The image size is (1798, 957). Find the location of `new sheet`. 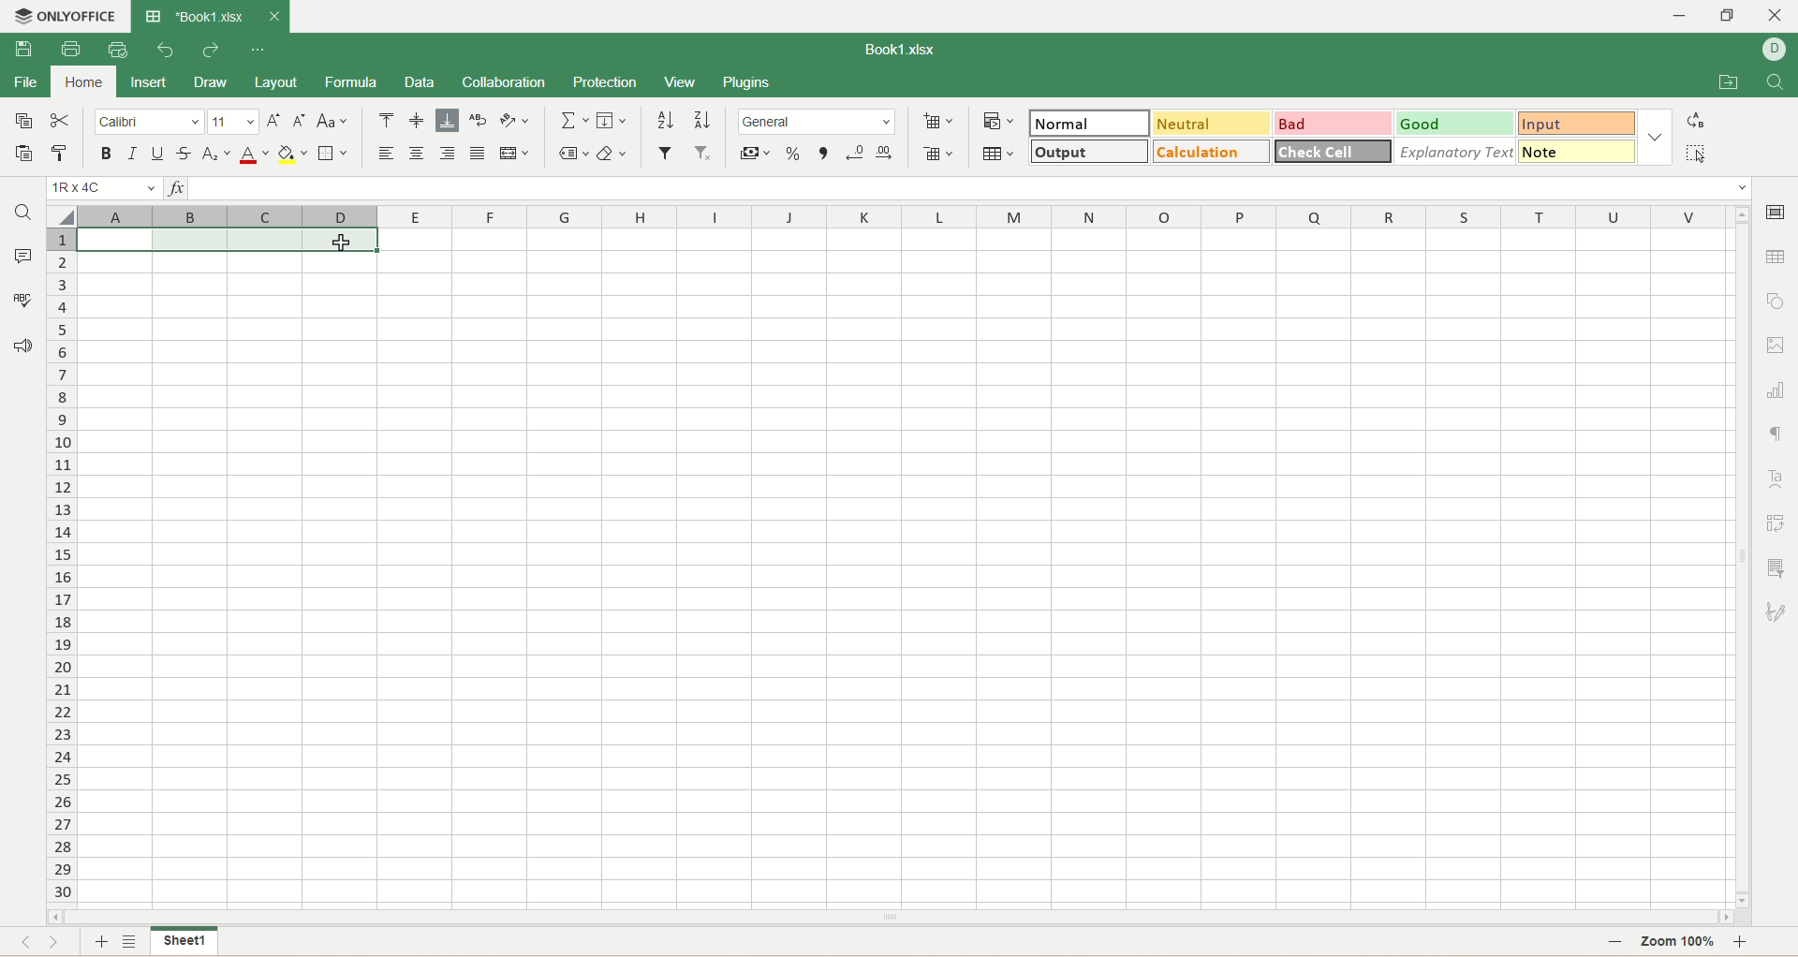

new sheet is located at coordinates (99, 943).